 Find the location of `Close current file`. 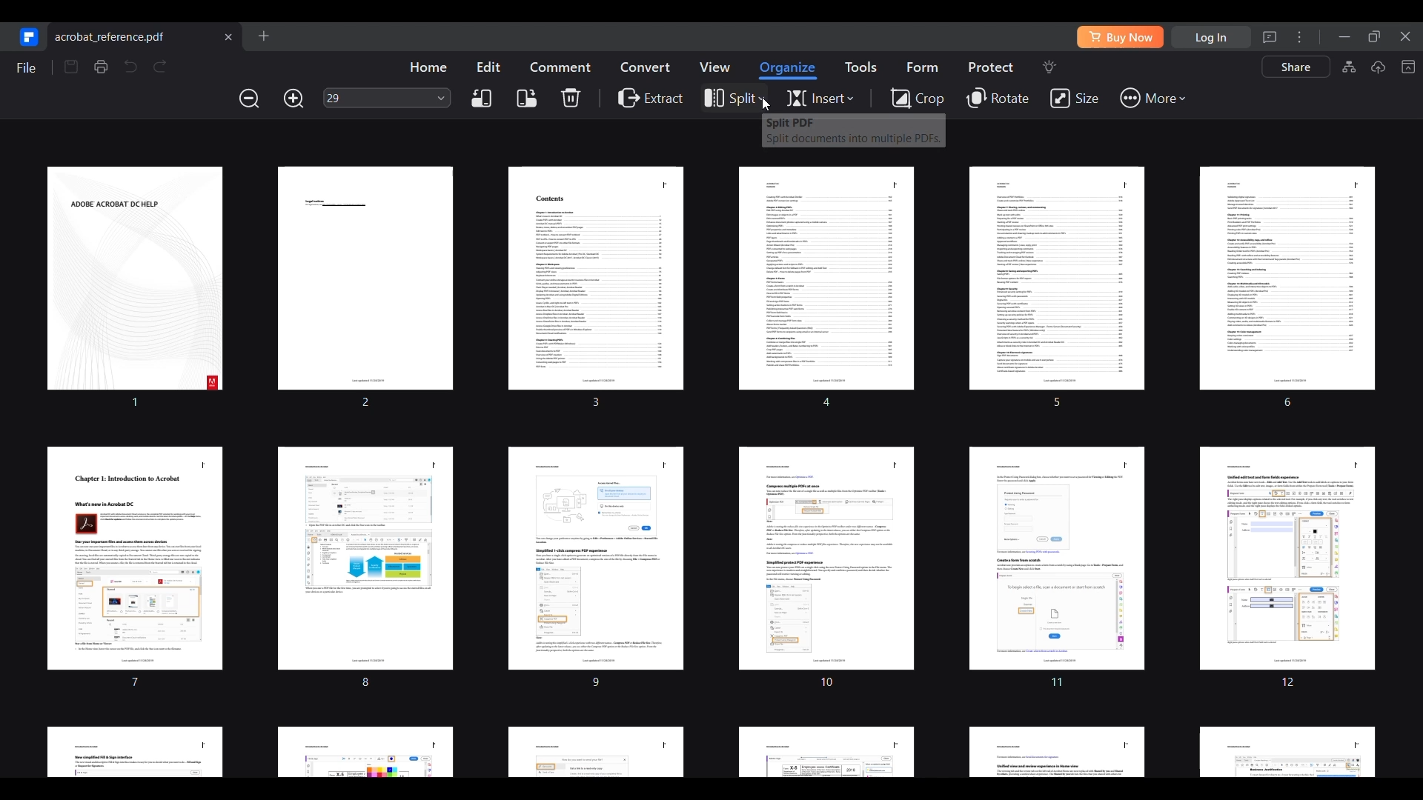

Close current file is located at coordinates (228, 36).